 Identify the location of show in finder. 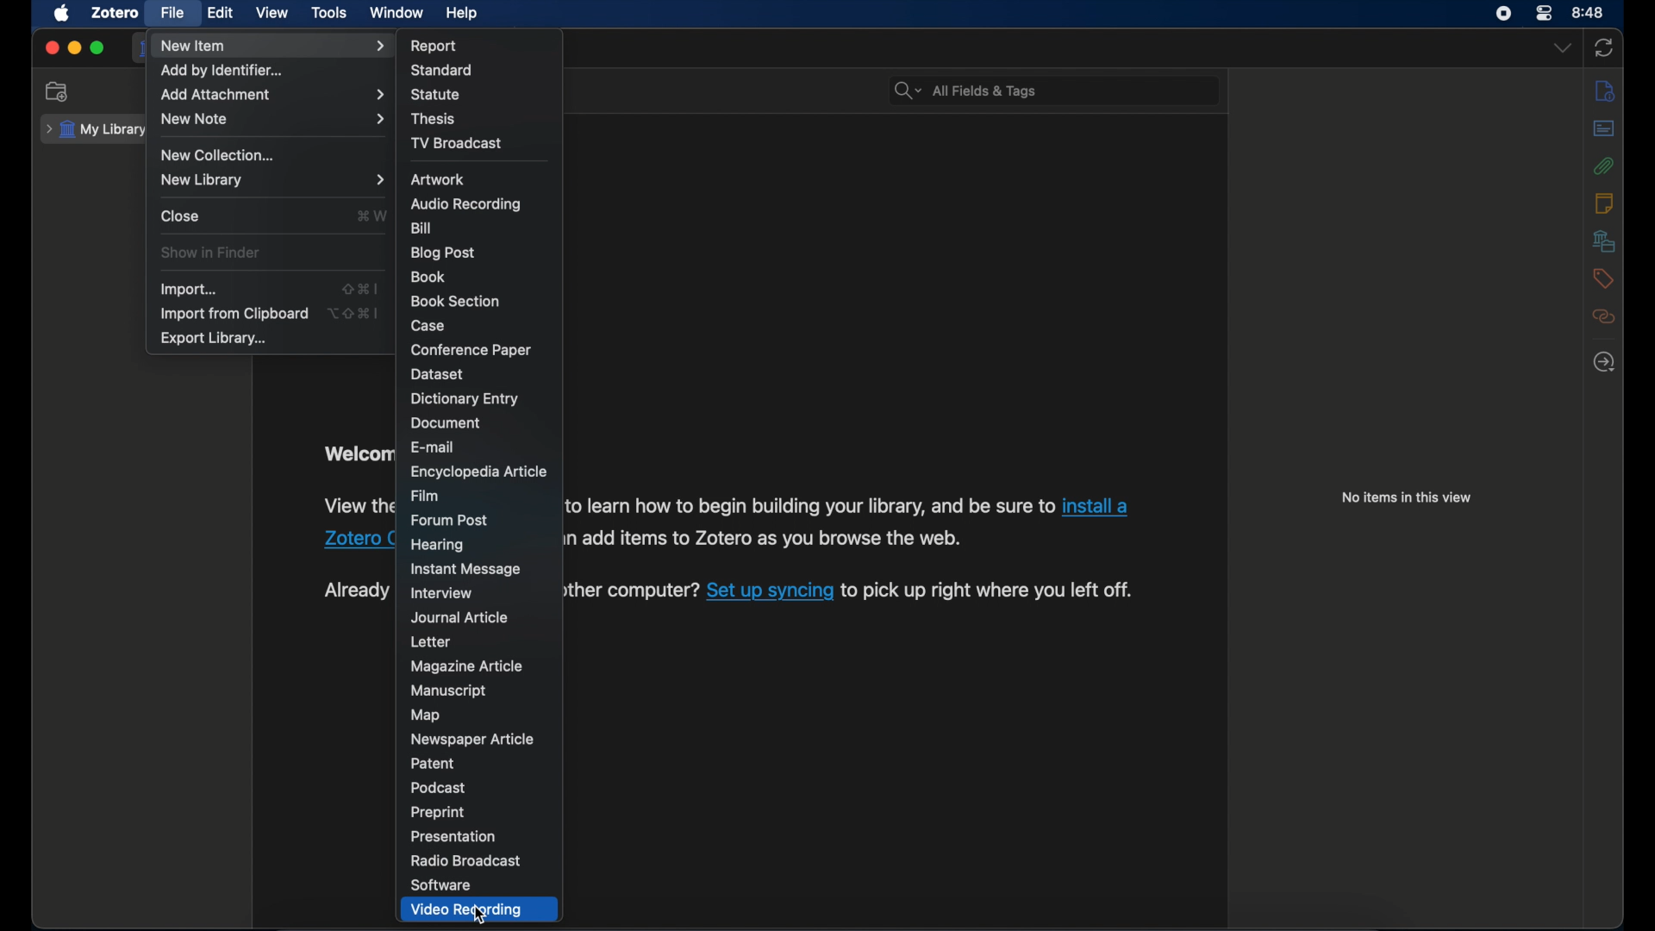
(210, 253).